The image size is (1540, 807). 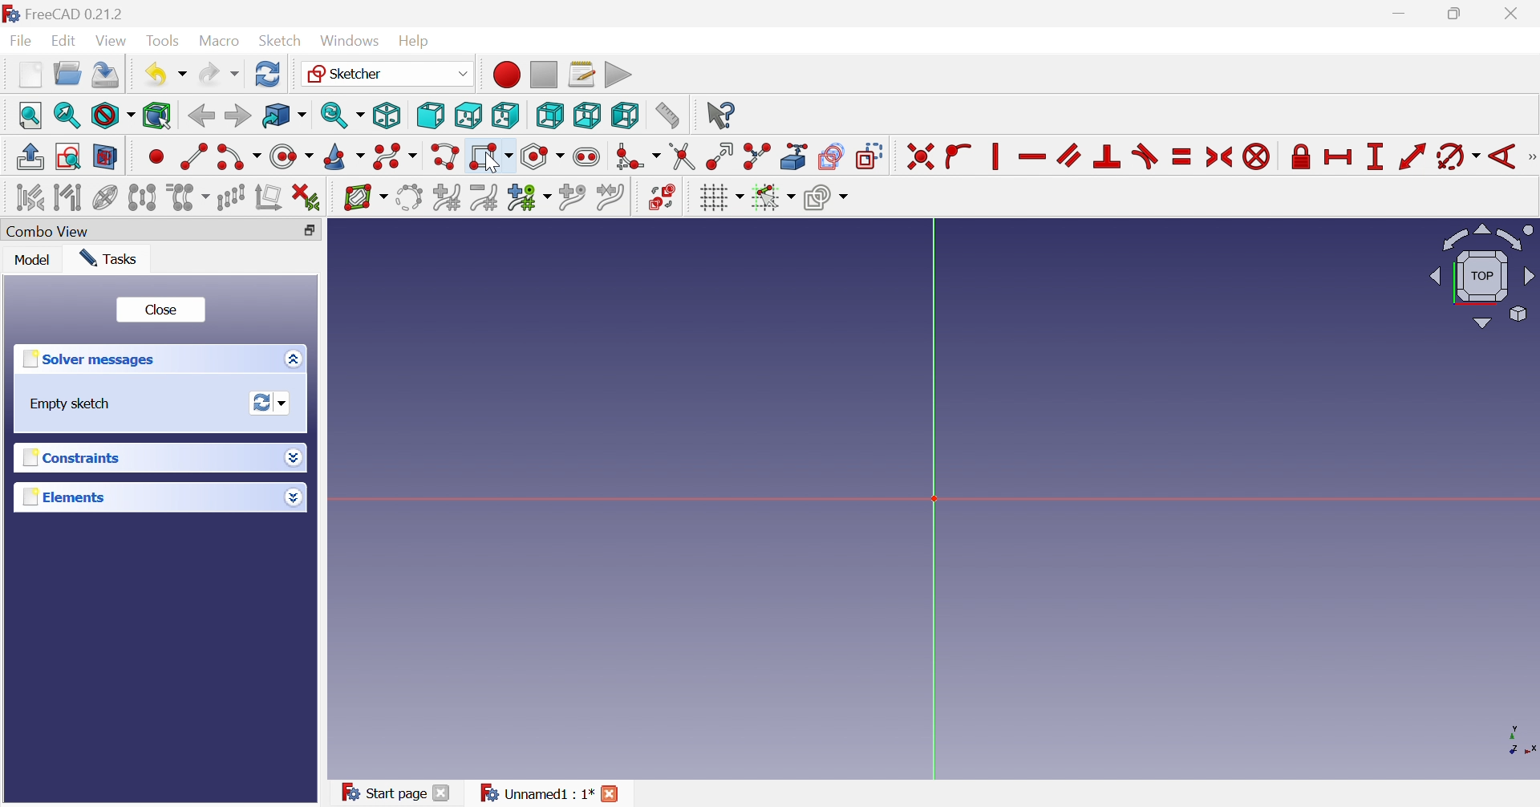 What do you see at coordinates (33, 262) in the screenshot?
I see `Model` at bounding box center [33, 262].